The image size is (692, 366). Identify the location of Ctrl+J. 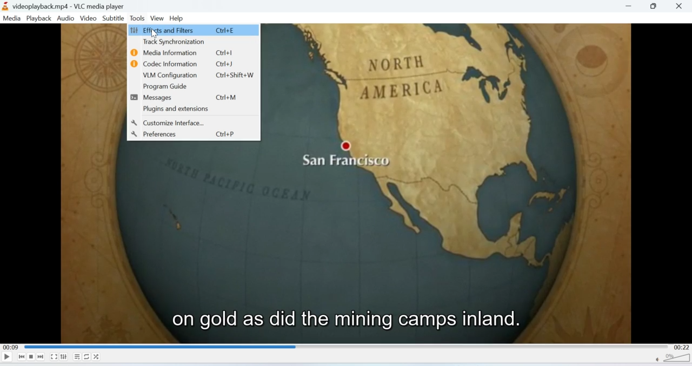
(224, 63).